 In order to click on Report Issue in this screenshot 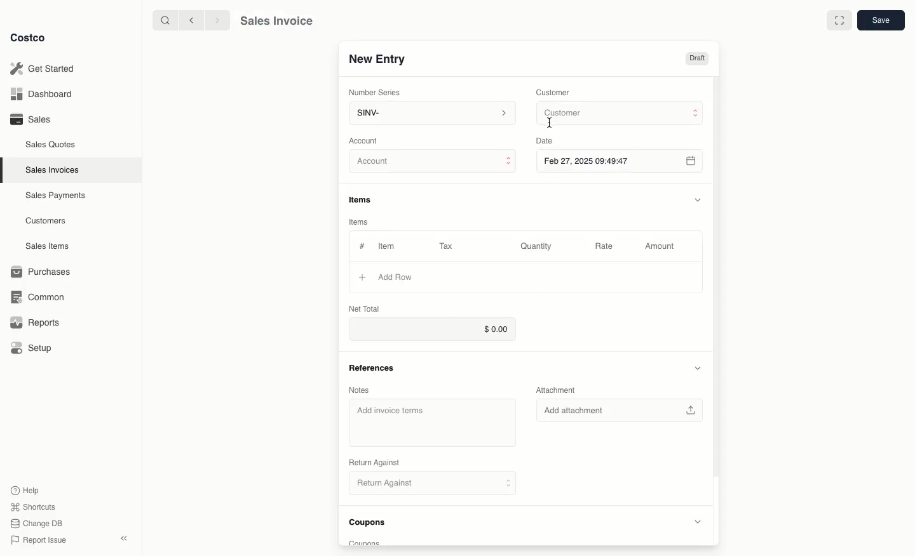, I will do `click(39, 540)`.